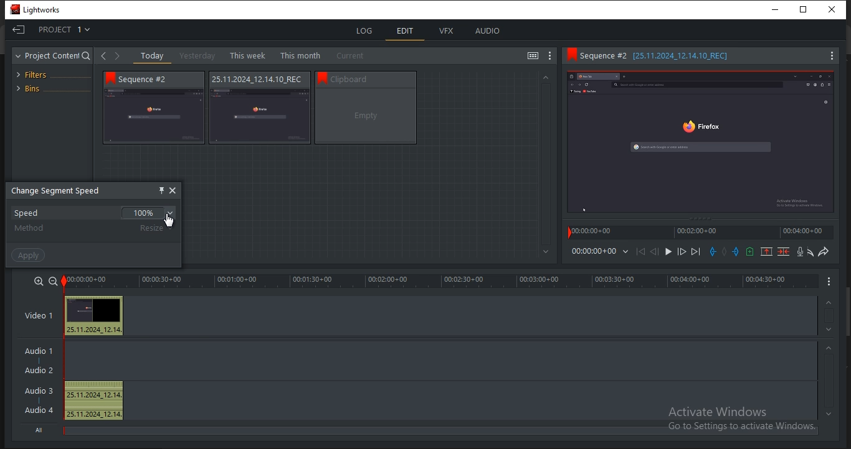 The width and height of the screenshot is (851, 449). I want to click on timeline navigation up arrow, so click(829, 348).